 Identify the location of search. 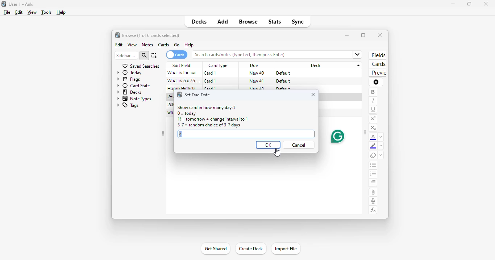
(145, 55).